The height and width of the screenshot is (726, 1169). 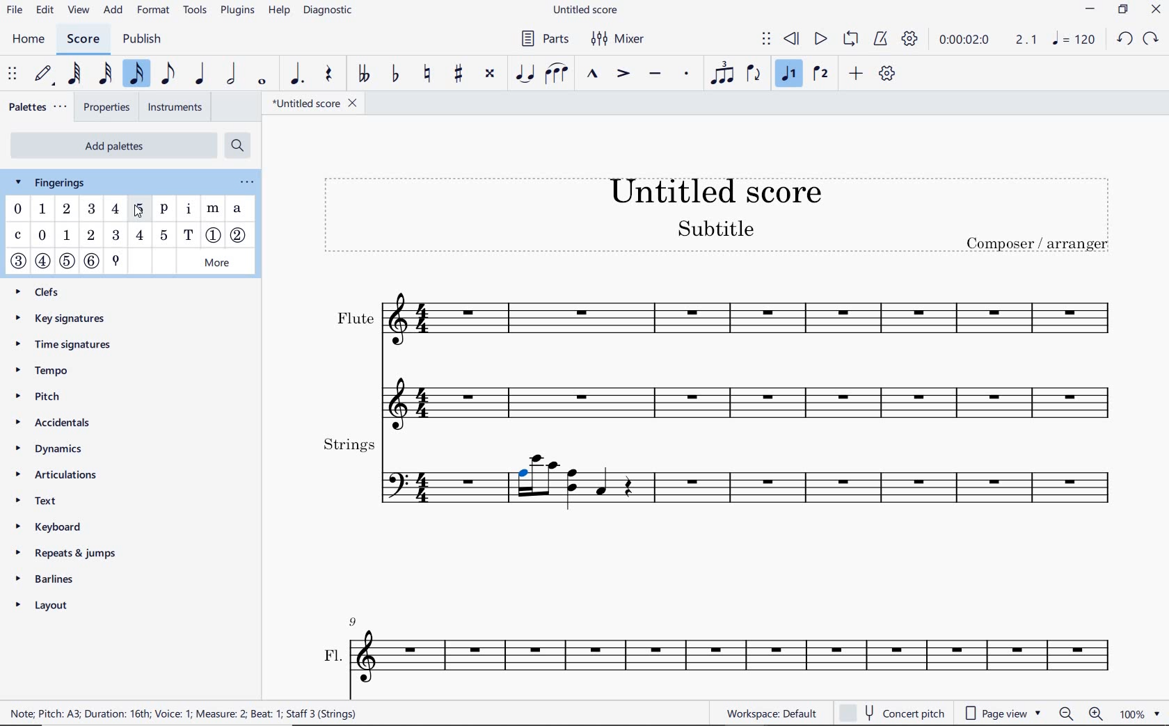 What do you see at coordinates (81, 40) in the screenshot?
I see `score` at bounding box center [81, 40].